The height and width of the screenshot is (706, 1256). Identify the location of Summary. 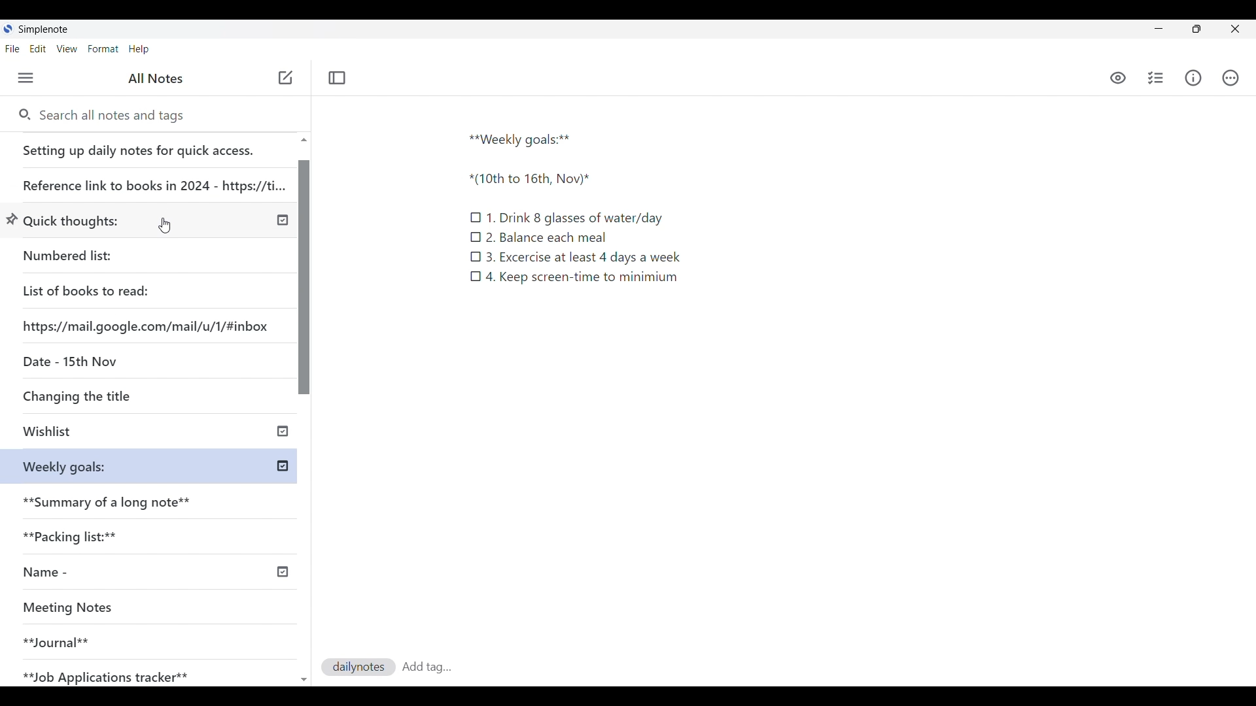
(156, 498).